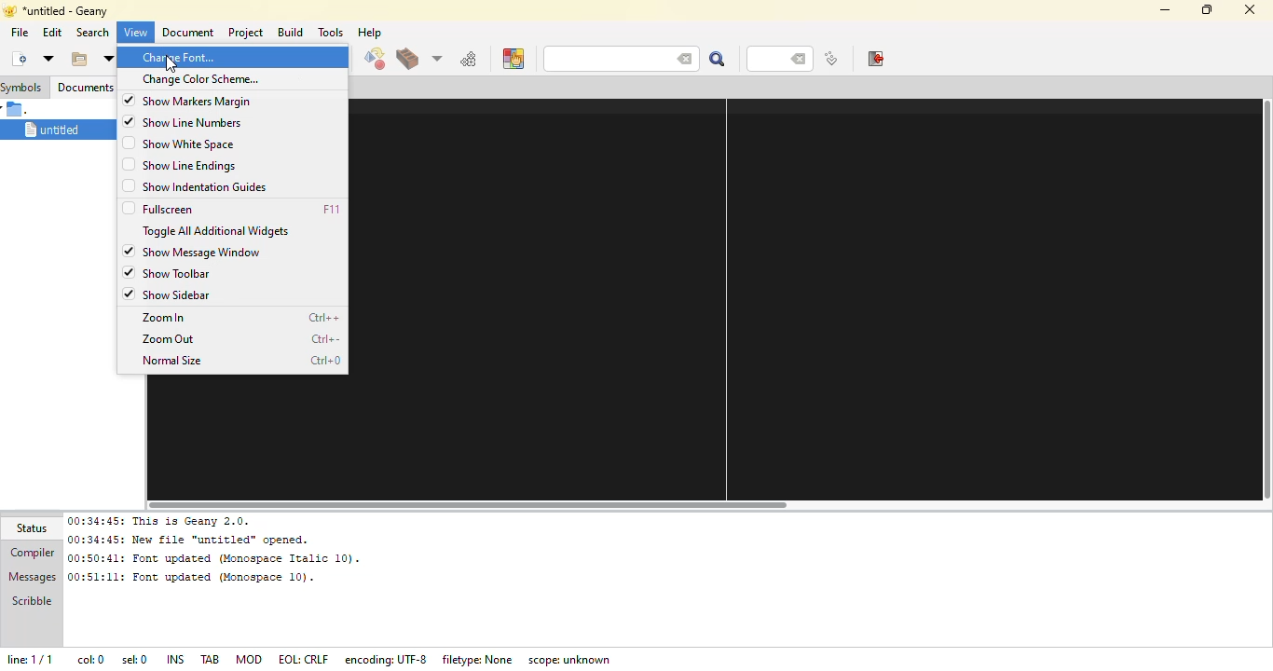 The image size is (1273, 671). I want to click on ctrl+-, so click(327, 339).